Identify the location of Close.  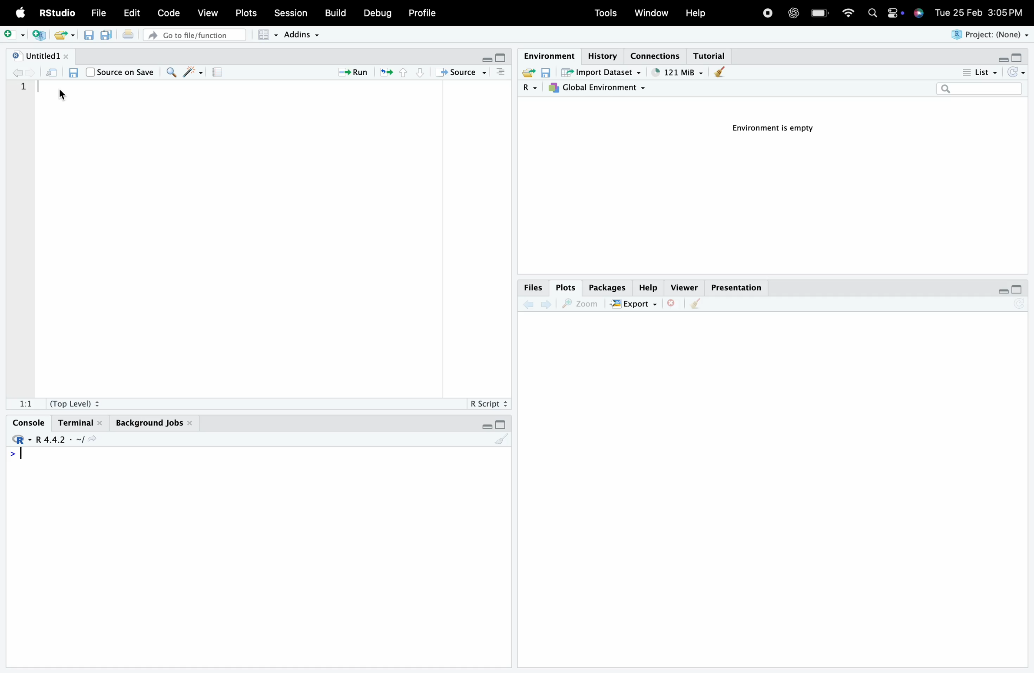
(674, 304).